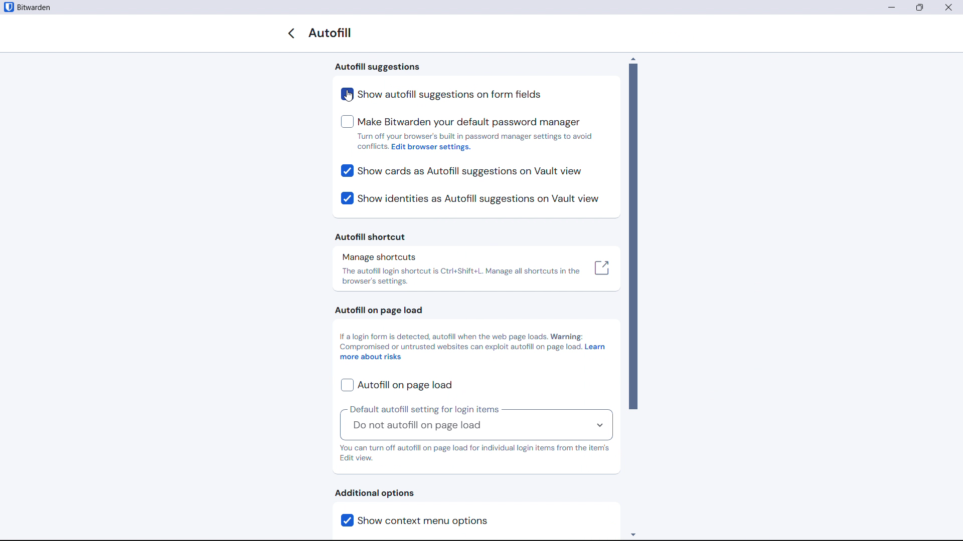  What do you see at coordinates (633, 533) in the screenshot?
I see `Scroll down ` at bounding box center [633, 533].